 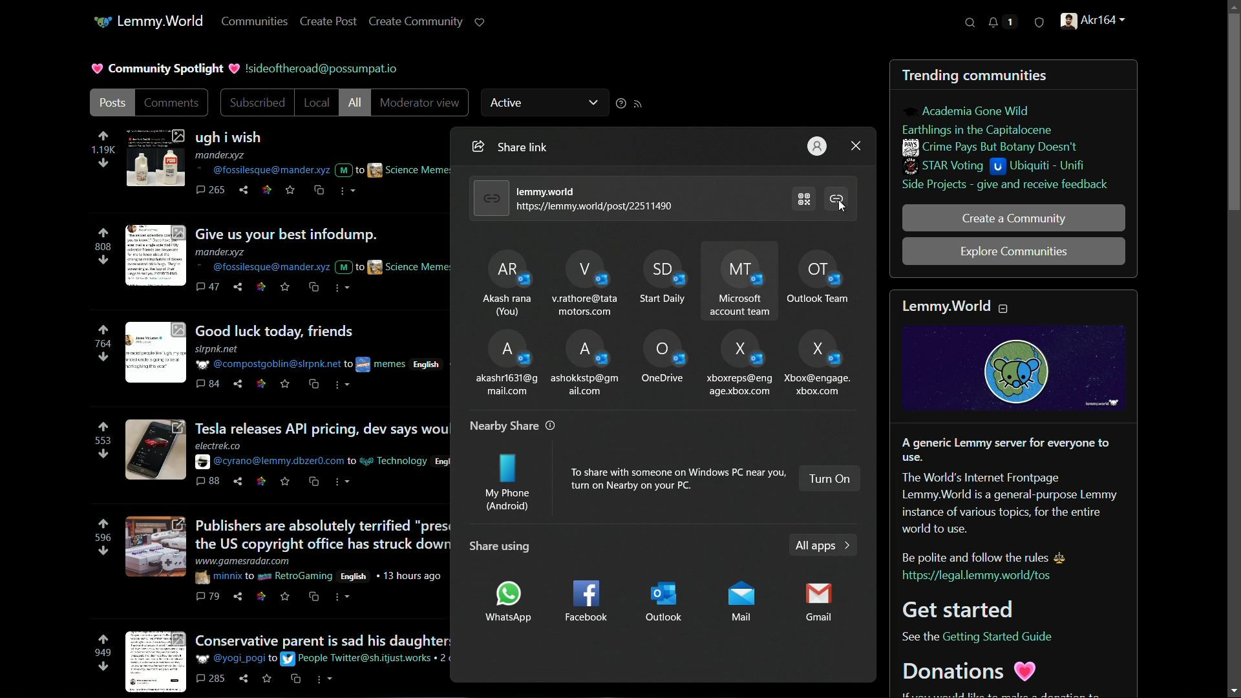 I want to click on cross psot, so click(x=315, y=384).